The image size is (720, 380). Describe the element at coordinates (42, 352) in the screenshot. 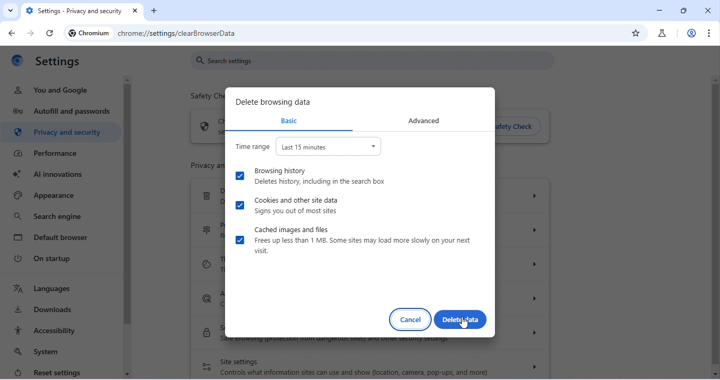

I see `system` at that location.